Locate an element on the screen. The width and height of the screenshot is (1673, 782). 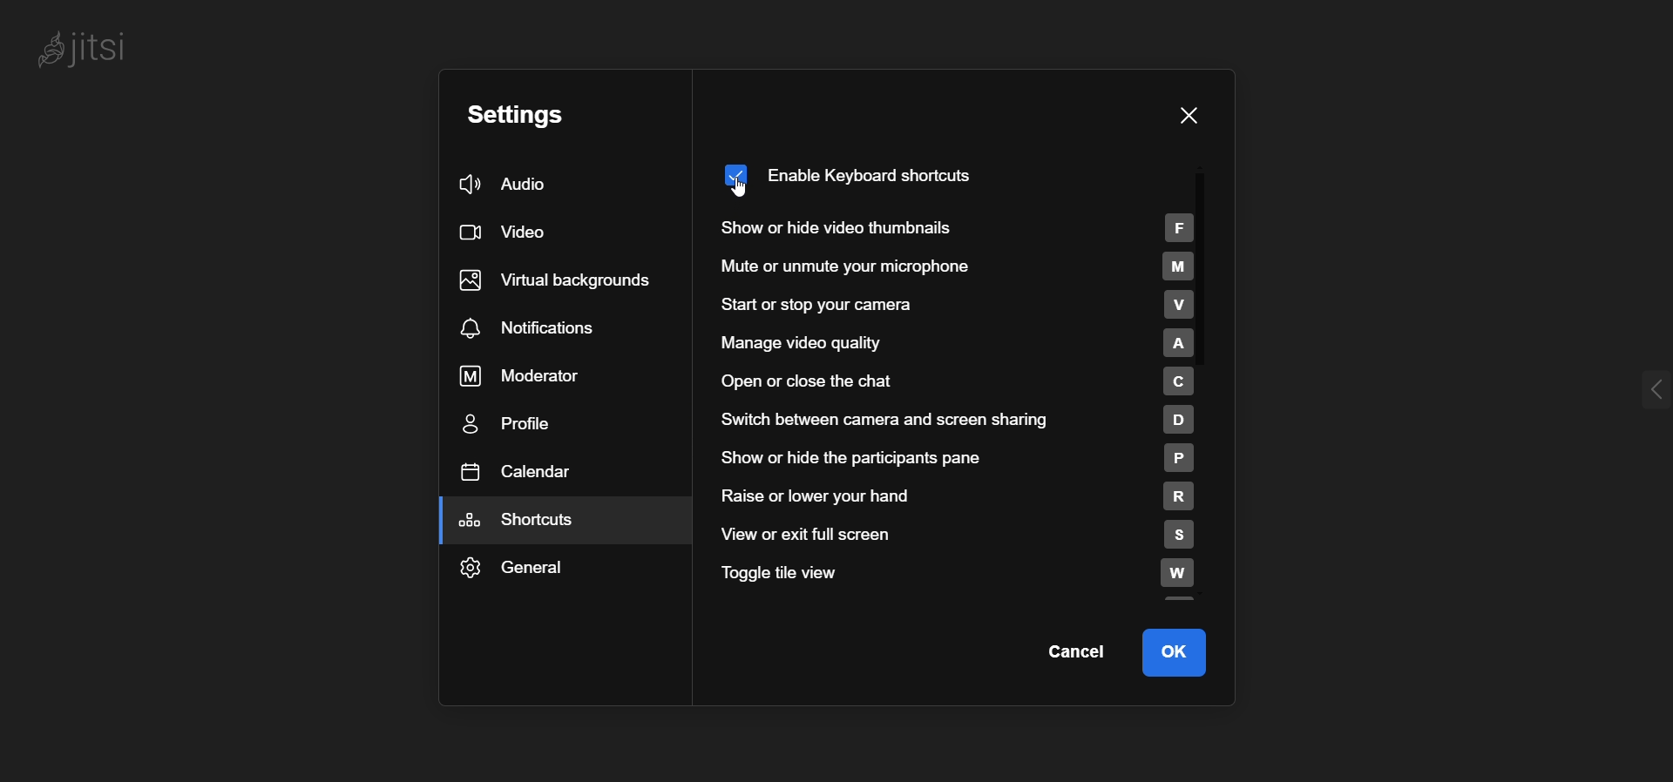
general is located at coordinates (526, 564).